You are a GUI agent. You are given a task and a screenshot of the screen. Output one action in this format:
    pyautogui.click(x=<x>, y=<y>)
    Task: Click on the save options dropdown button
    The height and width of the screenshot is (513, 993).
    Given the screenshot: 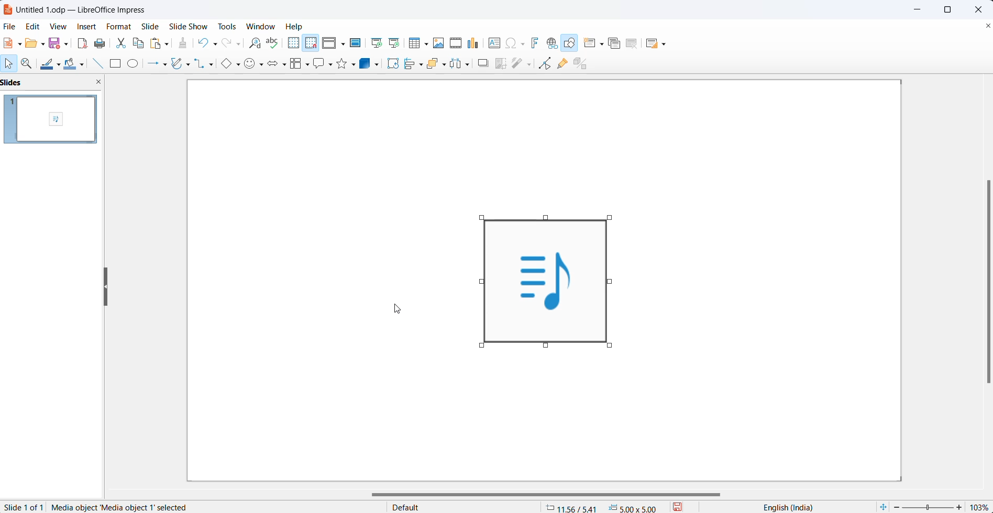 What is the action you would take?
    pyautogui.click(x=68, y=42)
    